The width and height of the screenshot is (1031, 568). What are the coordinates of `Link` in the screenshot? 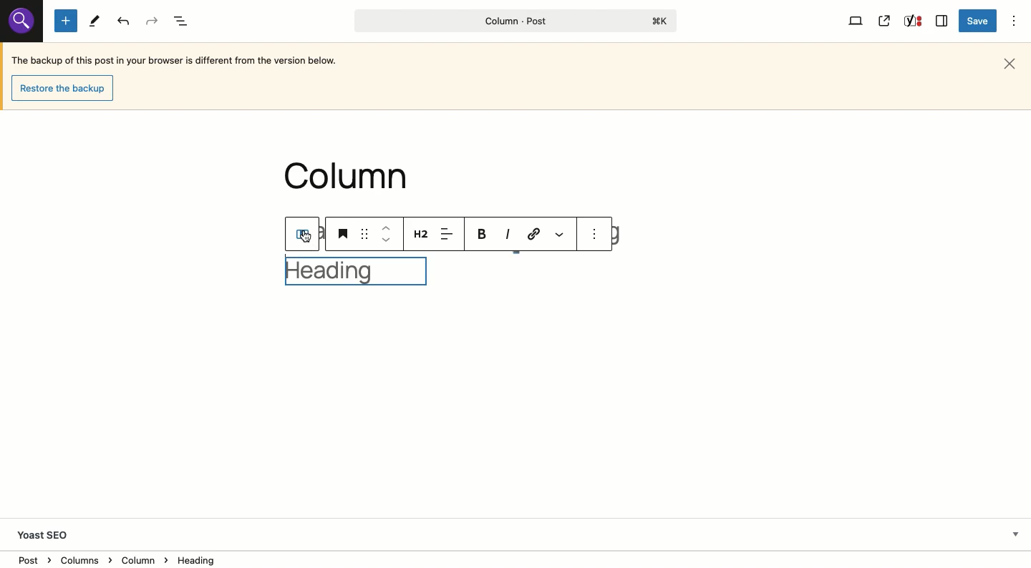 It's located at (535, 233).